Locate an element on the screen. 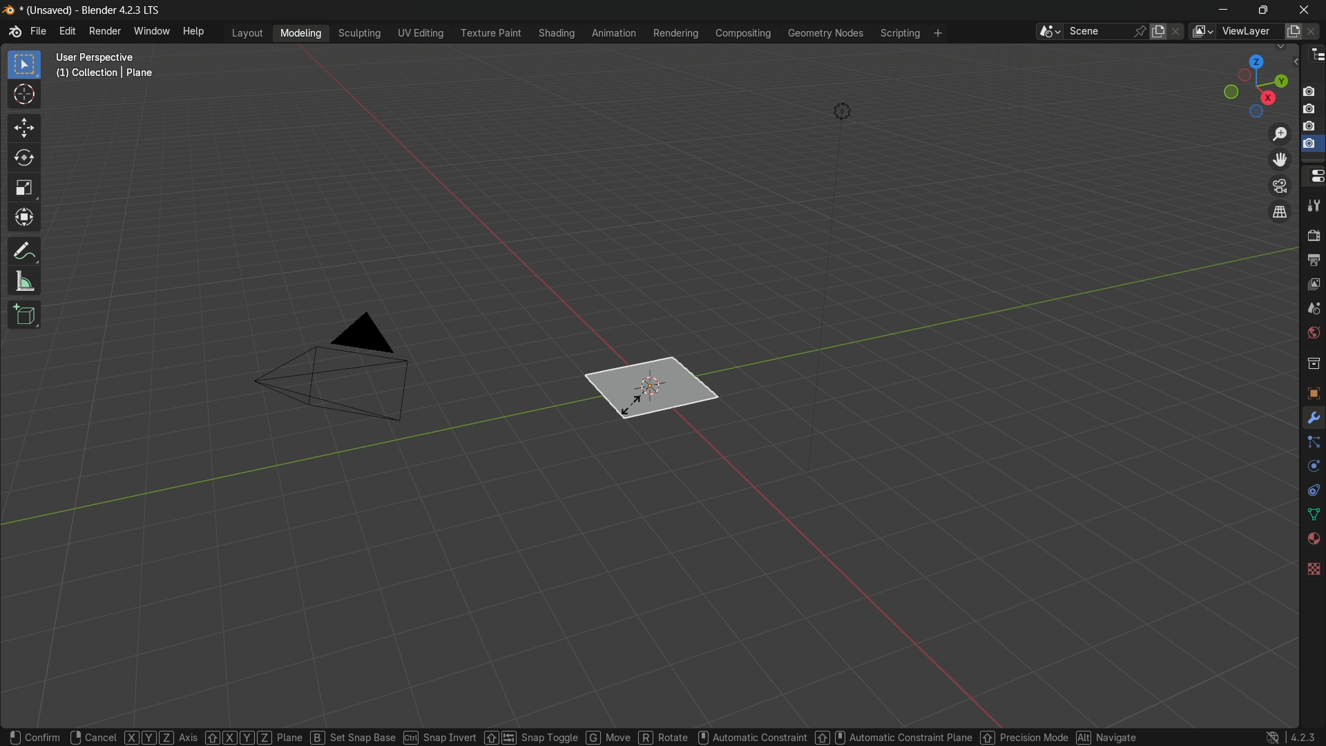  geometry nodes is located at coordinates (825, 34).